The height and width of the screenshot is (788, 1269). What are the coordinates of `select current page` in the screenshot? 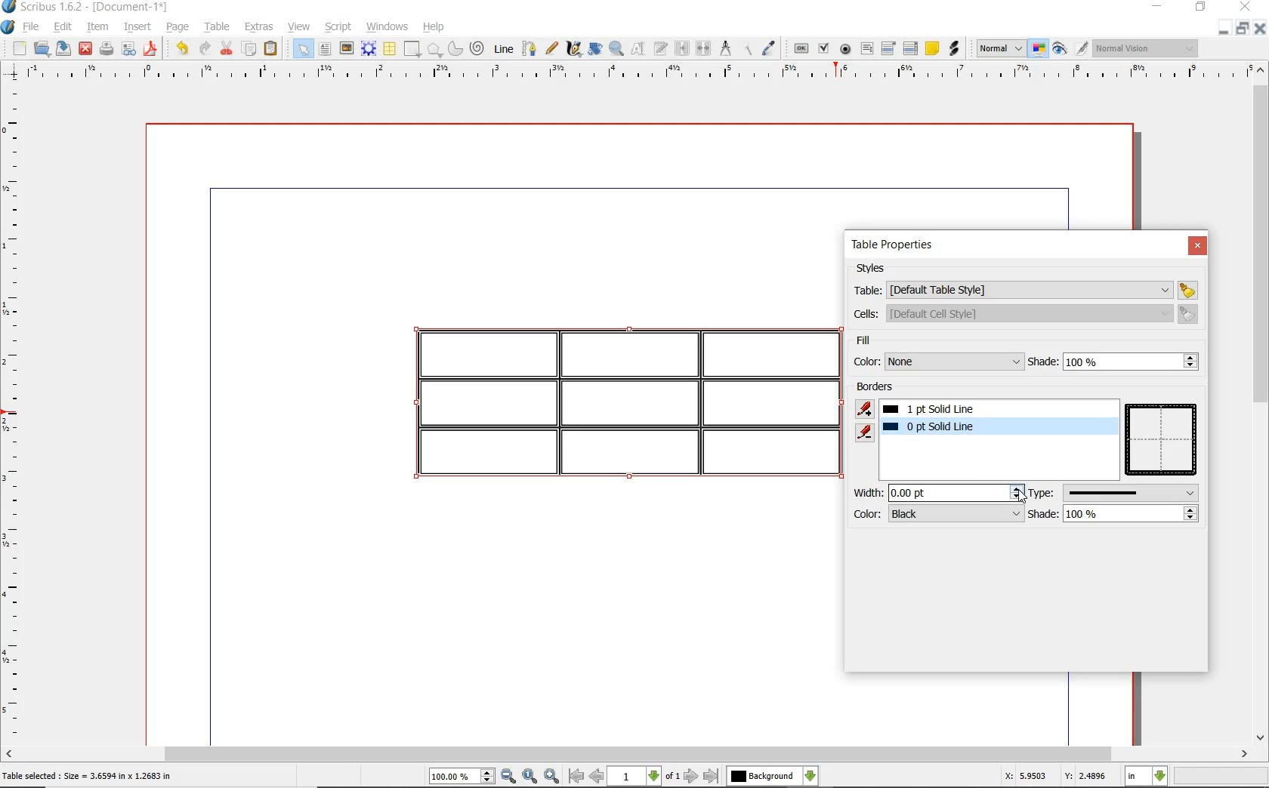 It's located at (644, 776).